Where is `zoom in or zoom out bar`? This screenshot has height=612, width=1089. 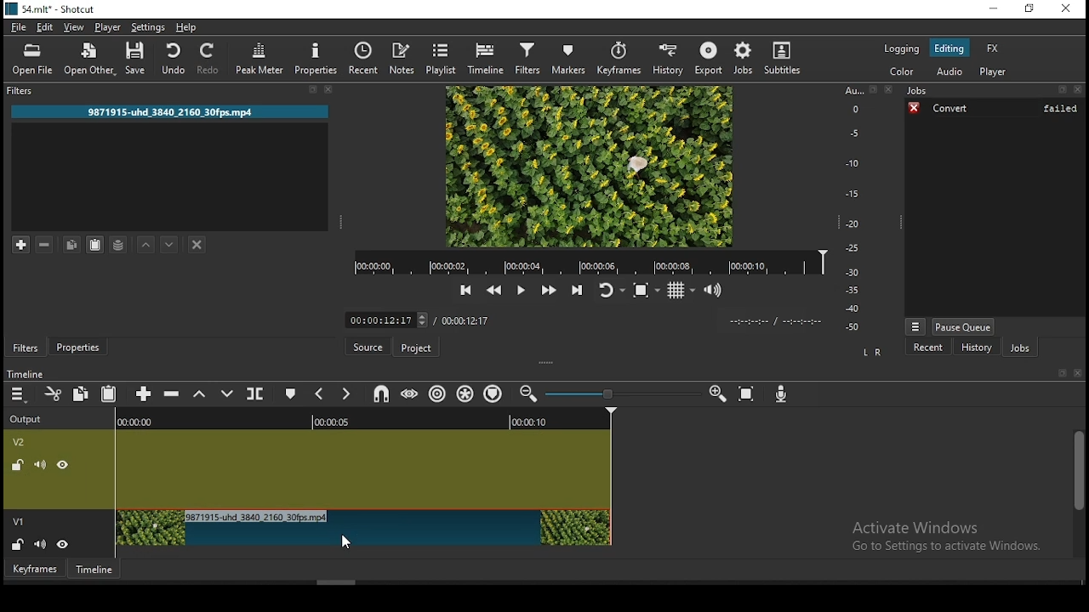 zoom in or zoom out bar is located at coordinates (620, 395).